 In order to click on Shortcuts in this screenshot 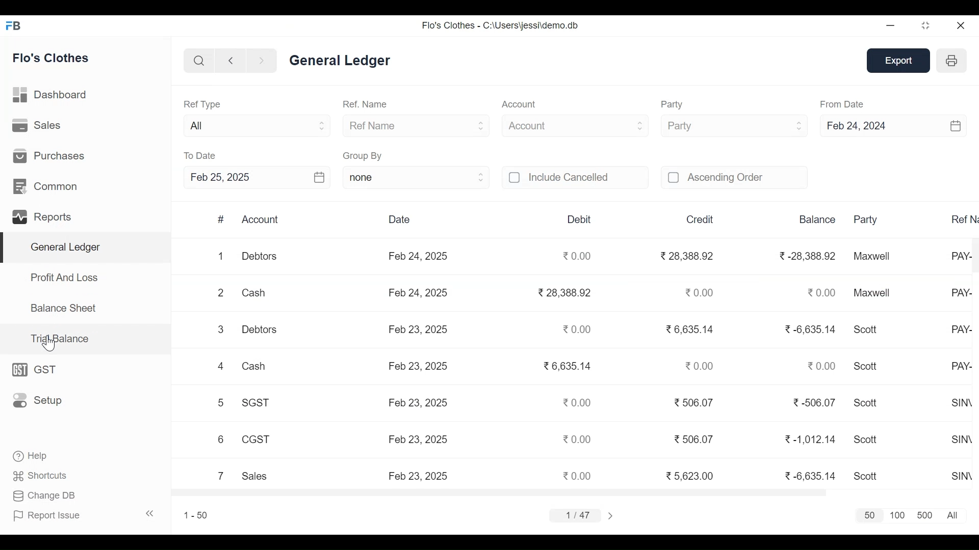, I will do `click(41, 475)`.